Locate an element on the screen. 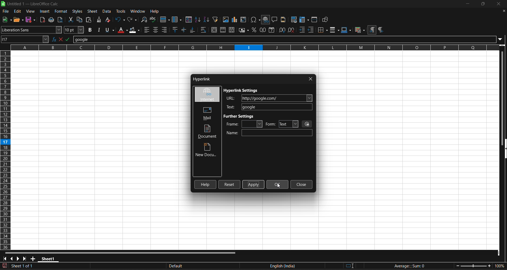  insert special charaters is located at coordinates (255, 20).